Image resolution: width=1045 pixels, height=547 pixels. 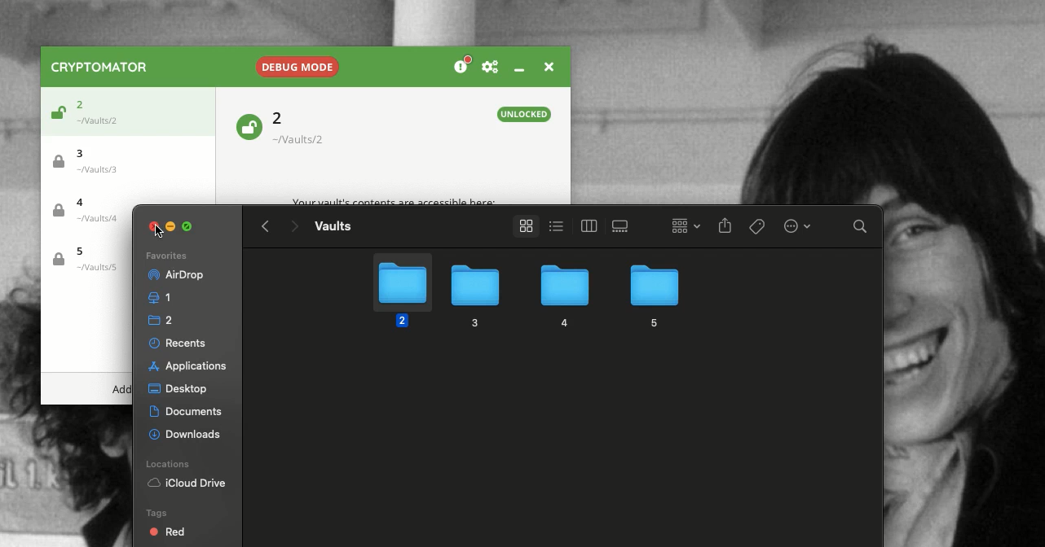 What do you see at coordinates (399, 292) in the screenshot?
I see `` at bounding box center [399, 292].